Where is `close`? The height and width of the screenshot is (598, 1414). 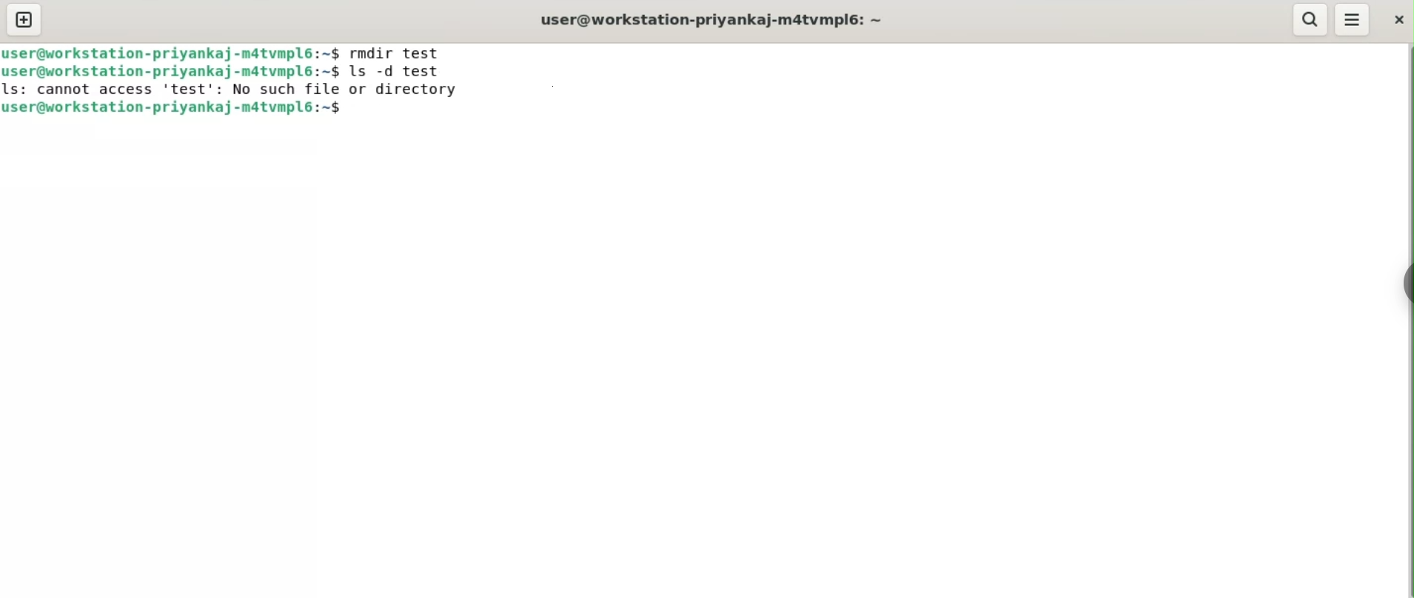 close is located at coordinates (1396, 19).